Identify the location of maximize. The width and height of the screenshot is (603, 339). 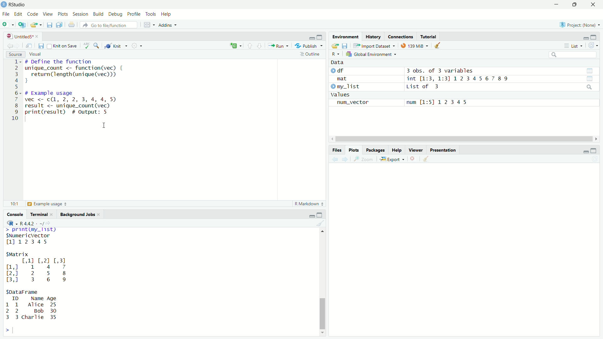
(593, 151).